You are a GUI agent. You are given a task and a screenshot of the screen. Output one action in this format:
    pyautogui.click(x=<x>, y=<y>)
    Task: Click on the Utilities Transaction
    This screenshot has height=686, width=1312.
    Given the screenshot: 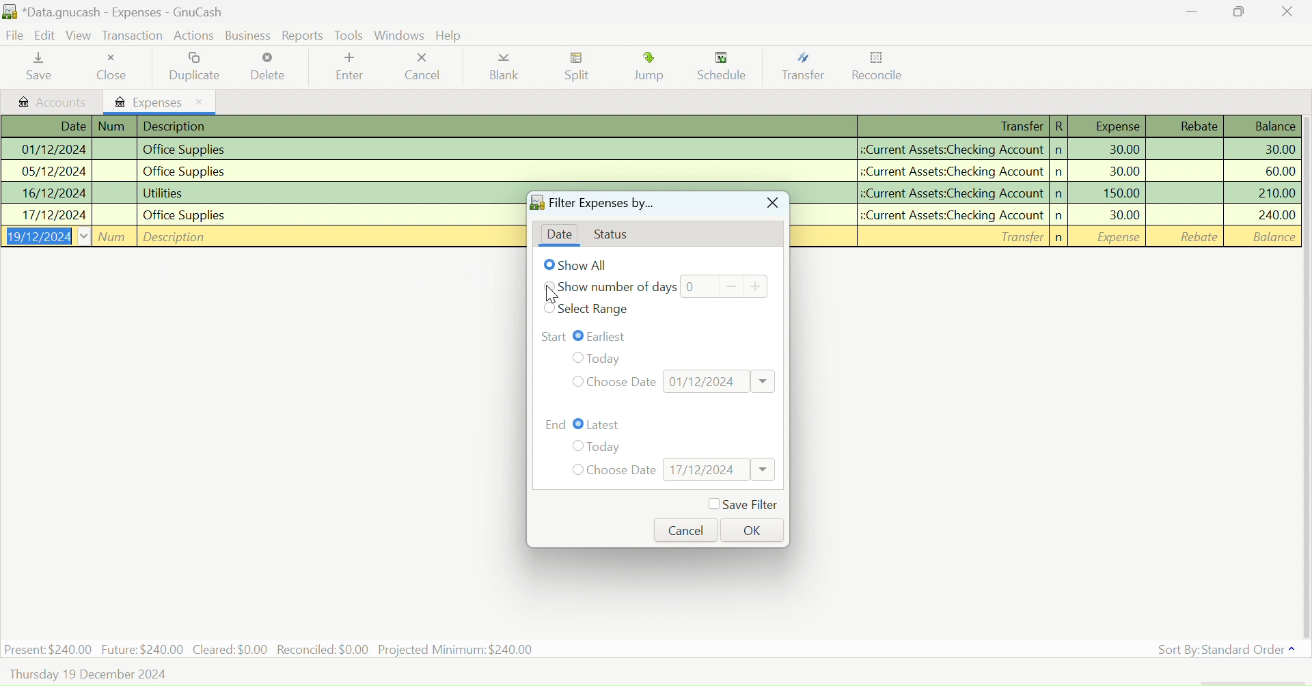 What is the action you would take?
    pyautogui.click(x=261, y=193)
    